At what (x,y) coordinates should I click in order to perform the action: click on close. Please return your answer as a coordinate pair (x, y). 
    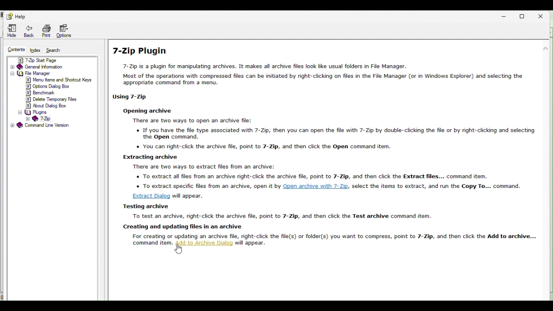
    Looking at the image, I should click on (543, 14).